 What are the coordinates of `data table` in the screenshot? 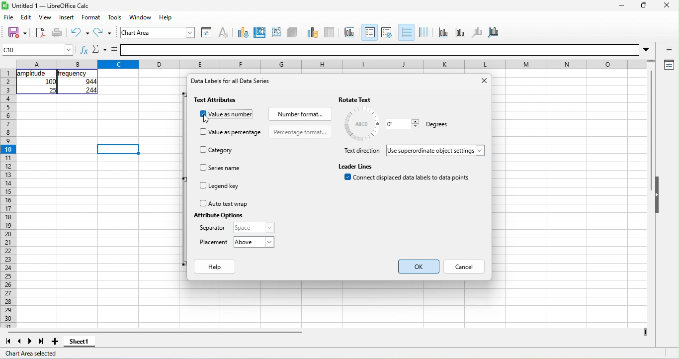 It's located at (333, 31).